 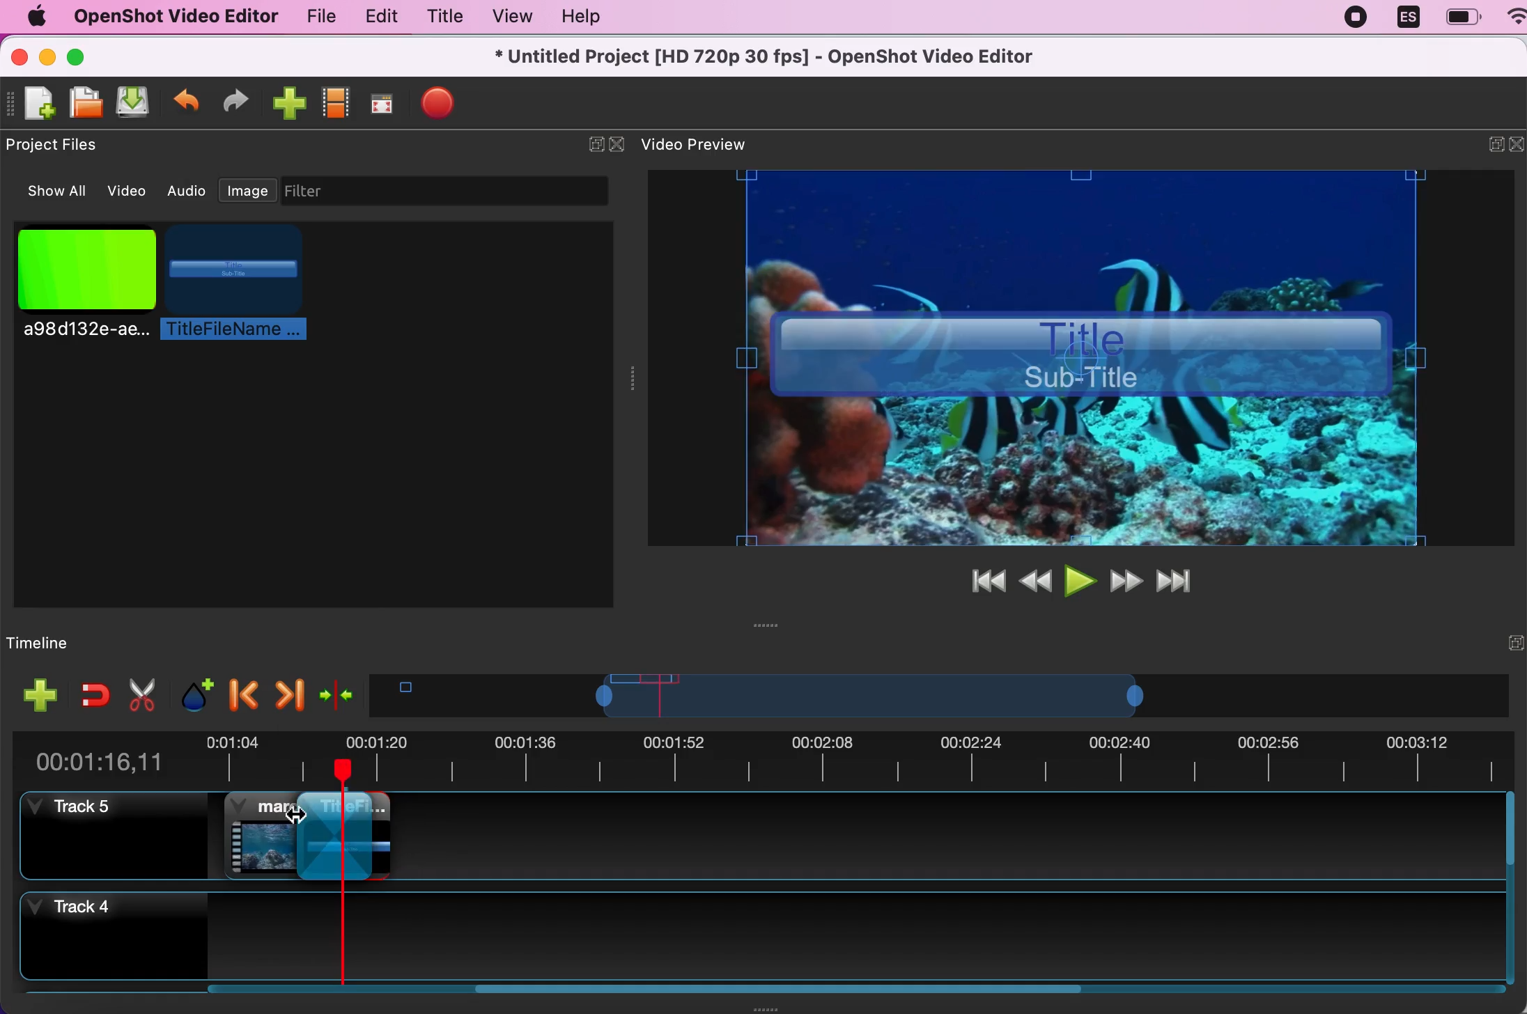 I want to click on help, so click(x=594, y=17).